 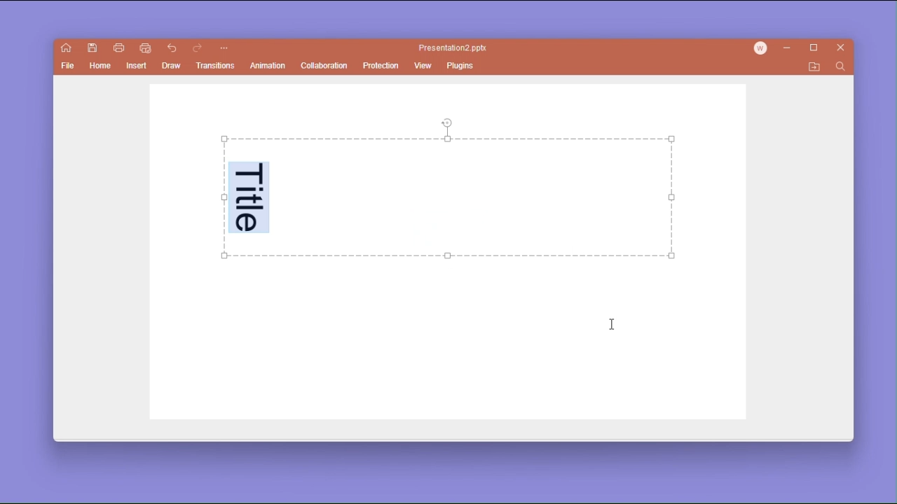 What do you see at coordinates (381, 65) in the screenshot?
I see `protection` at bounding box center [381, 65].